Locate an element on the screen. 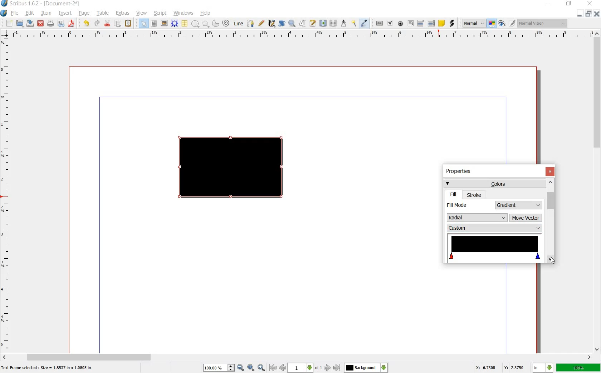  toggle color management system is located at coordinates (492, 24).